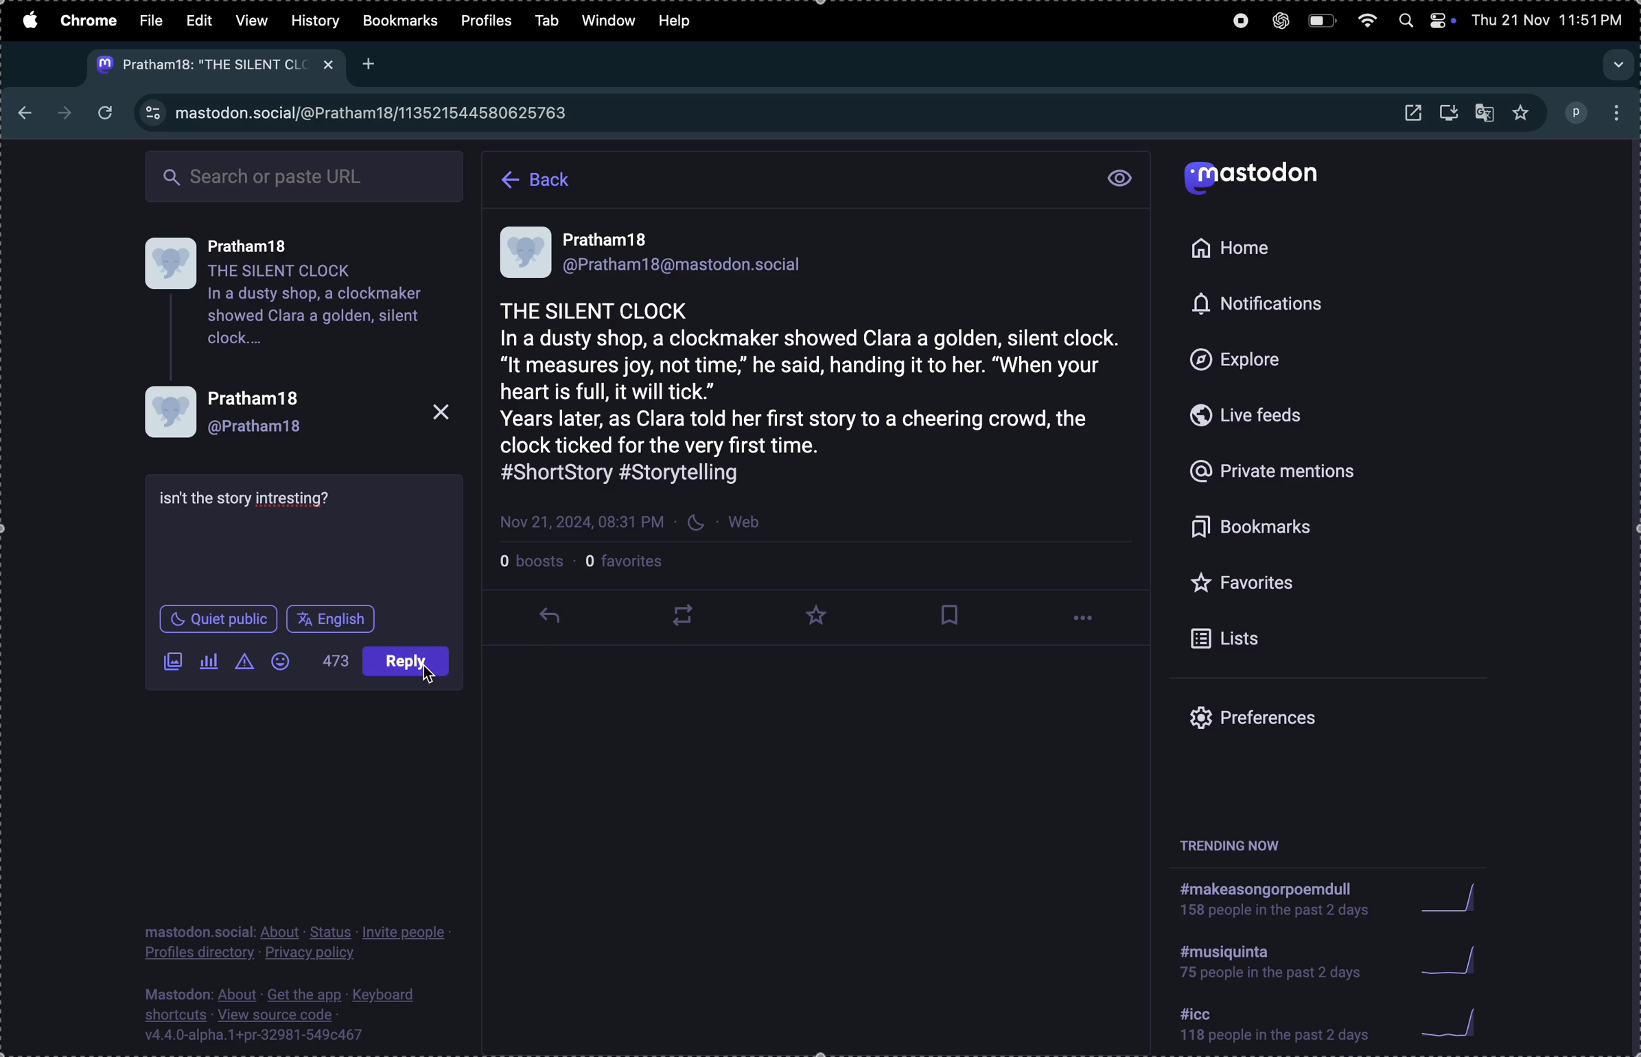 The width and height of the screenshot is (1641, 1057). I want to click on notifications, so click(1258, 306).